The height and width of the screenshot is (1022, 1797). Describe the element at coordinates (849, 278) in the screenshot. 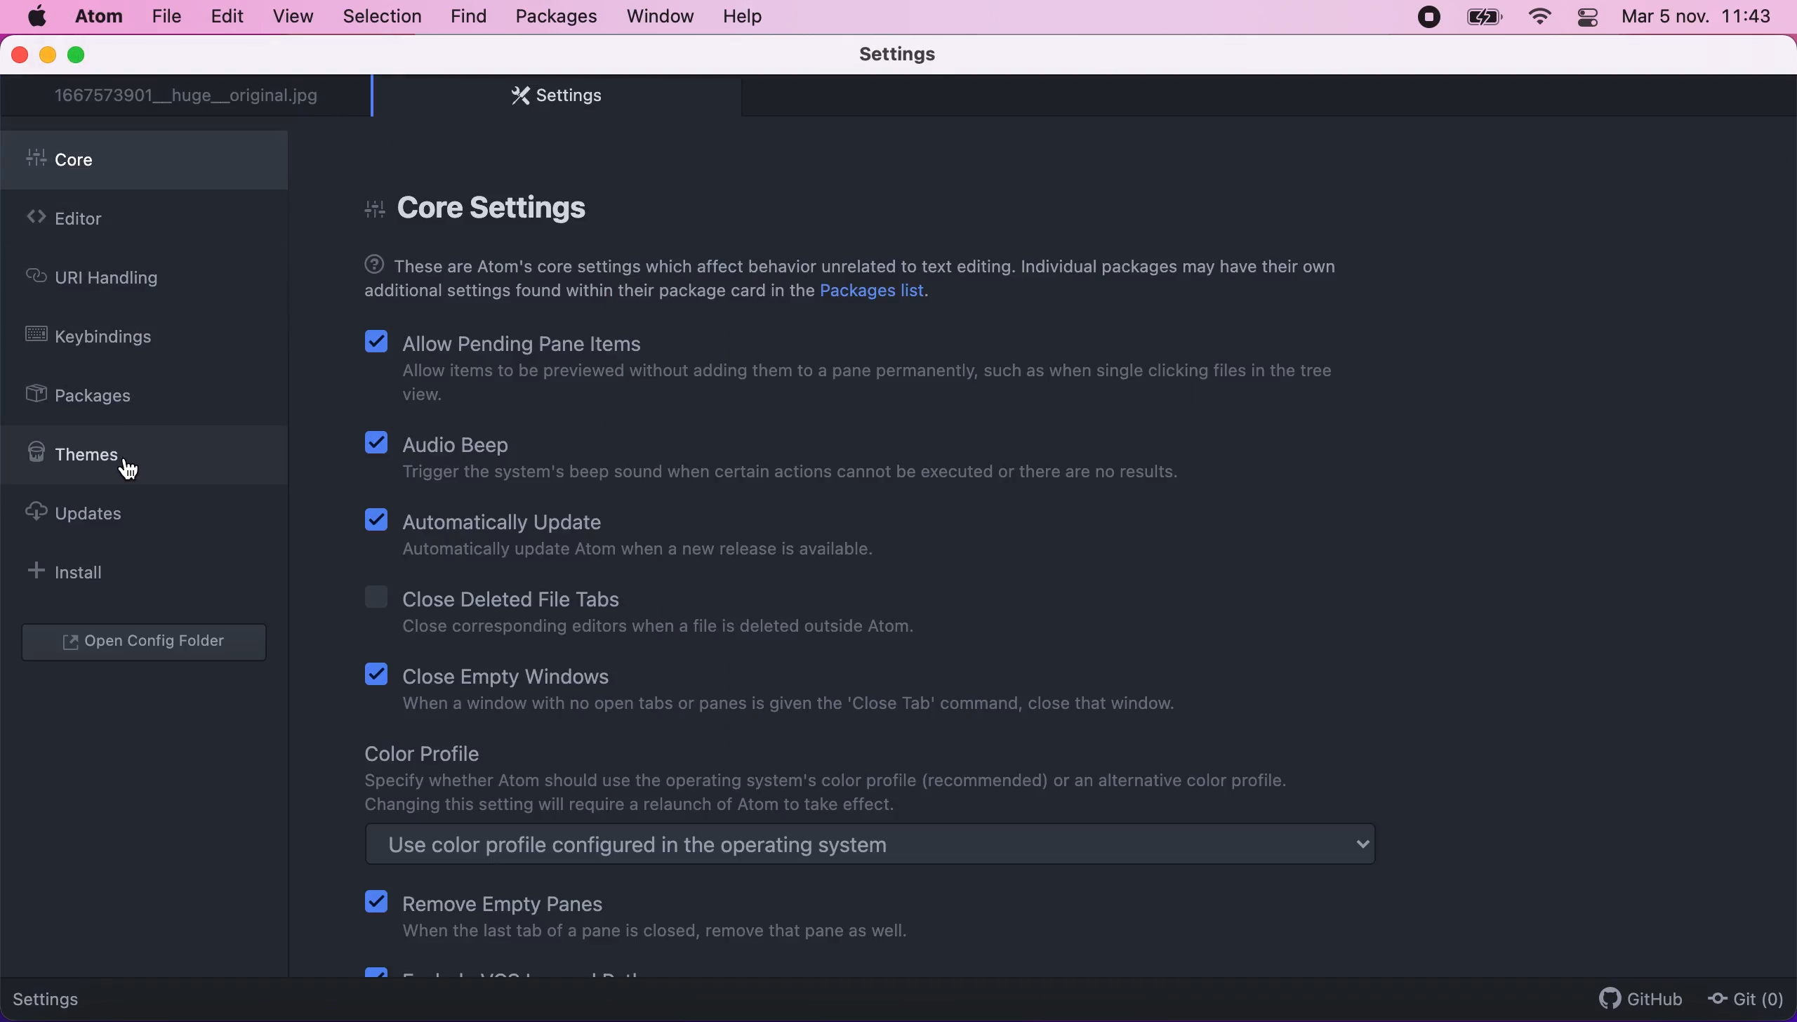

I see `These are Atom's core settings which affect behavior unrelated to text editing. Individual packages may have their own additional settings found within their package card in the Packages list.` at that location.